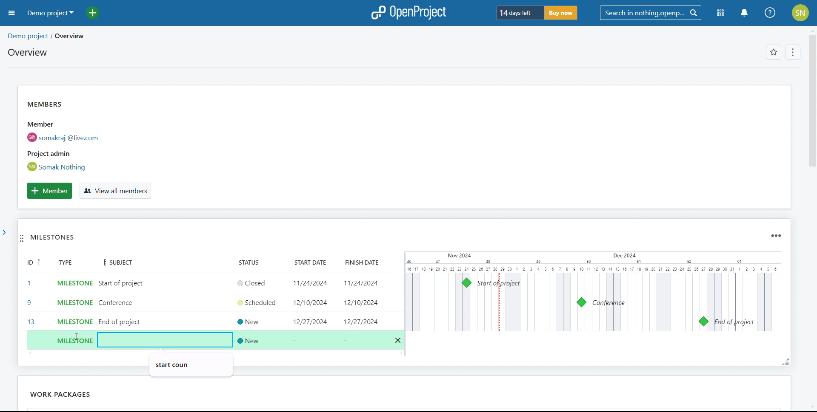 This screenshot has height=412, width=817. What do you see at coordinates (78, 135) in the screenshot?
I see `members` at bounding box center [78, 135].